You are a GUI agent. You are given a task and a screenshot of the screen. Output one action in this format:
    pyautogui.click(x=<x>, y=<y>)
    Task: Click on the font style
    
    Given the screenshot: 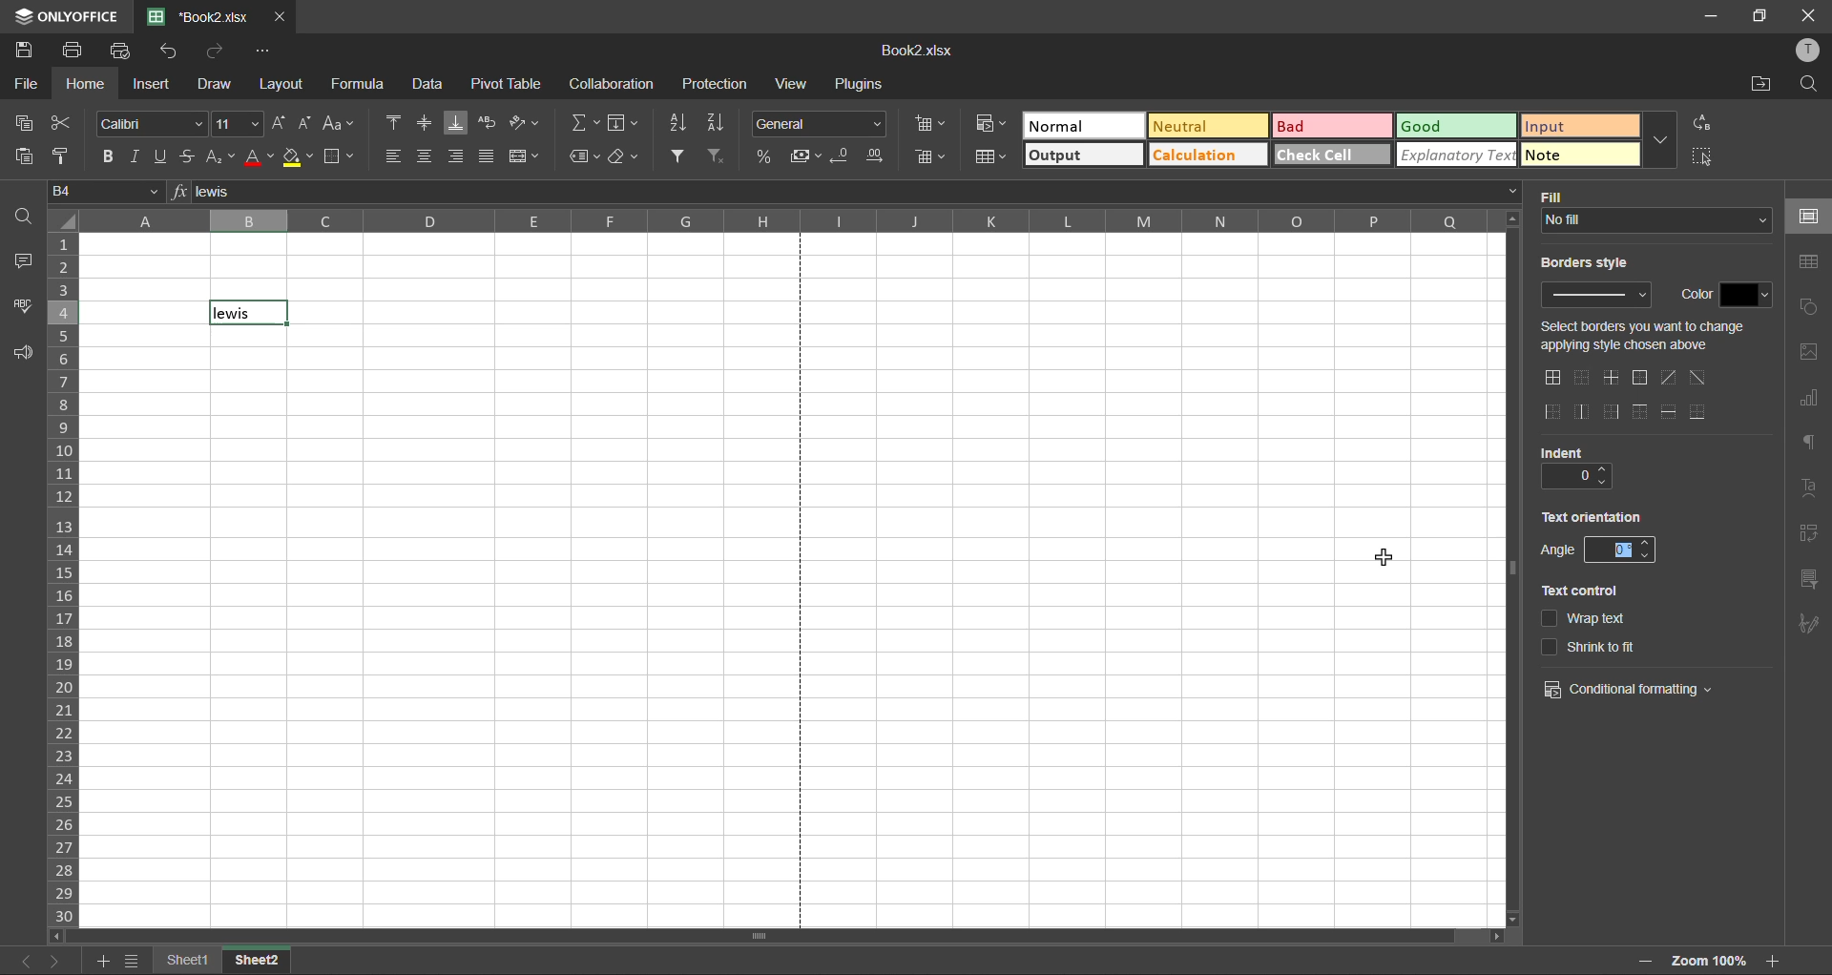 What is the action you would take?
    pyautogui.click(x=149, y=126)
    